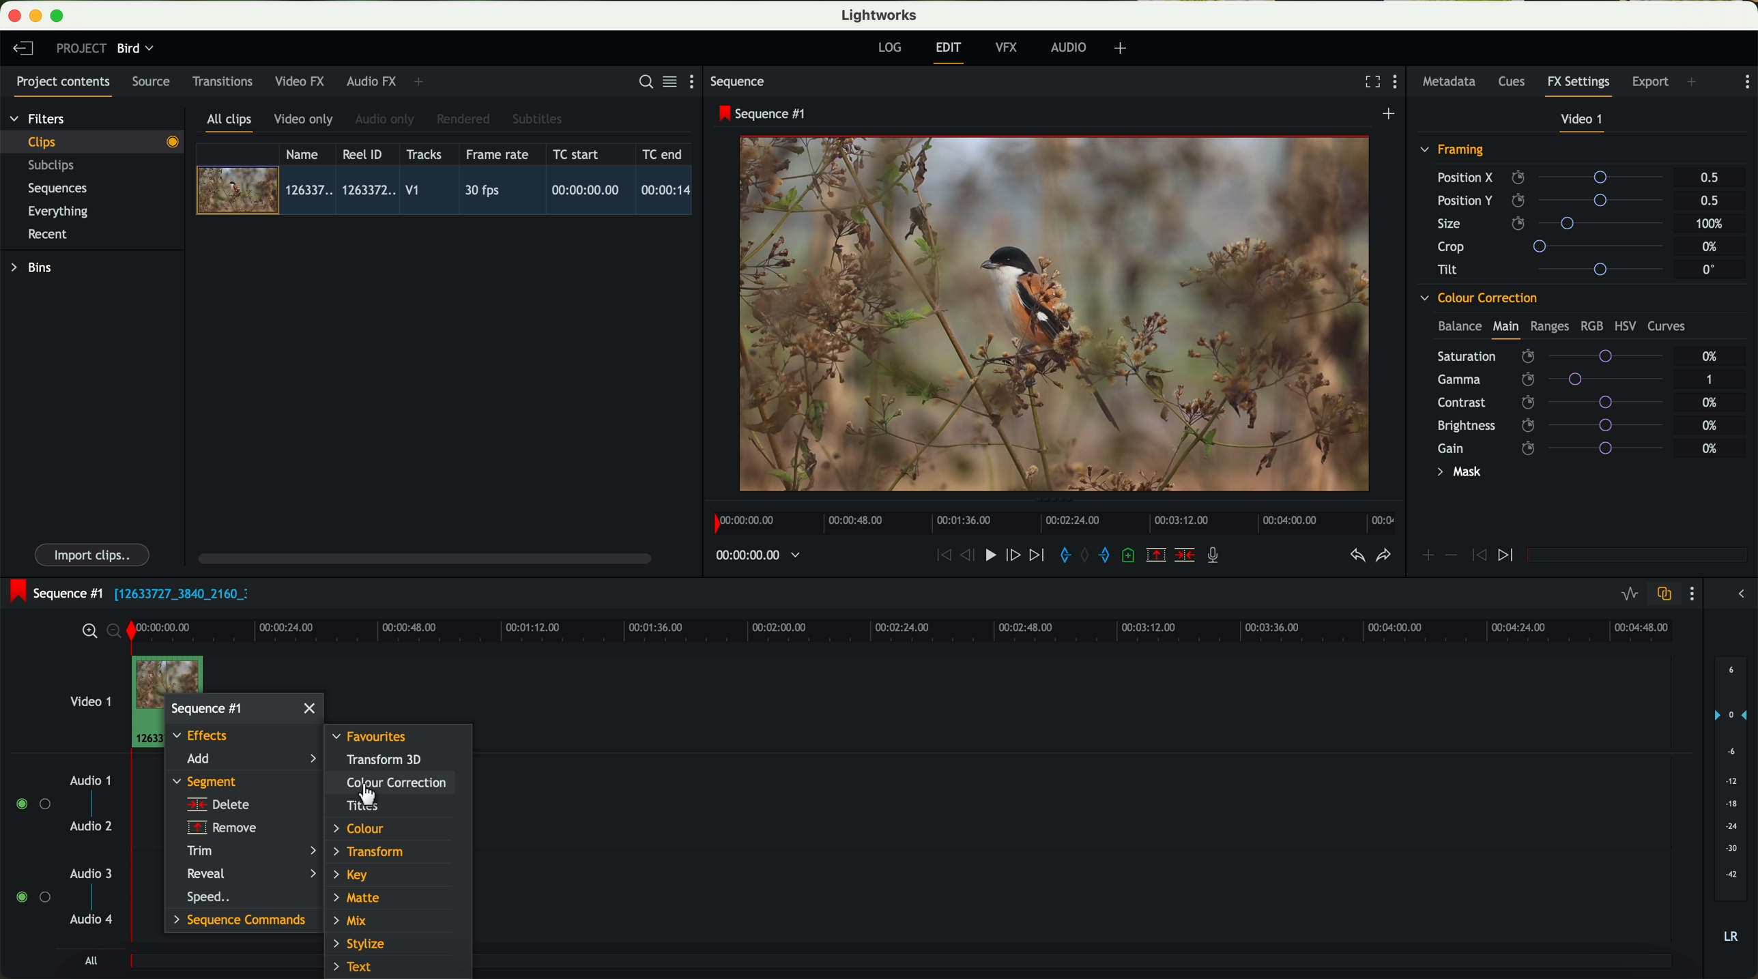 The width and height of the screenshot is (1758, 979). Describe the element at coordinates (91, 780) in the screenshot. I see `audio 1` at that location.